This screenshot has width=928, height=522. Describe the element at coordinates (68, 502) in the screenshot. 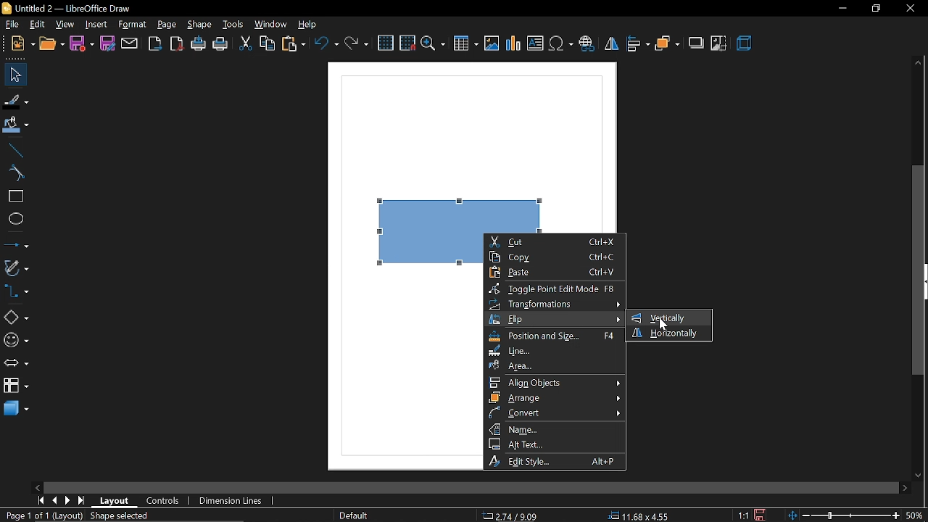

I see `next page` at that location.